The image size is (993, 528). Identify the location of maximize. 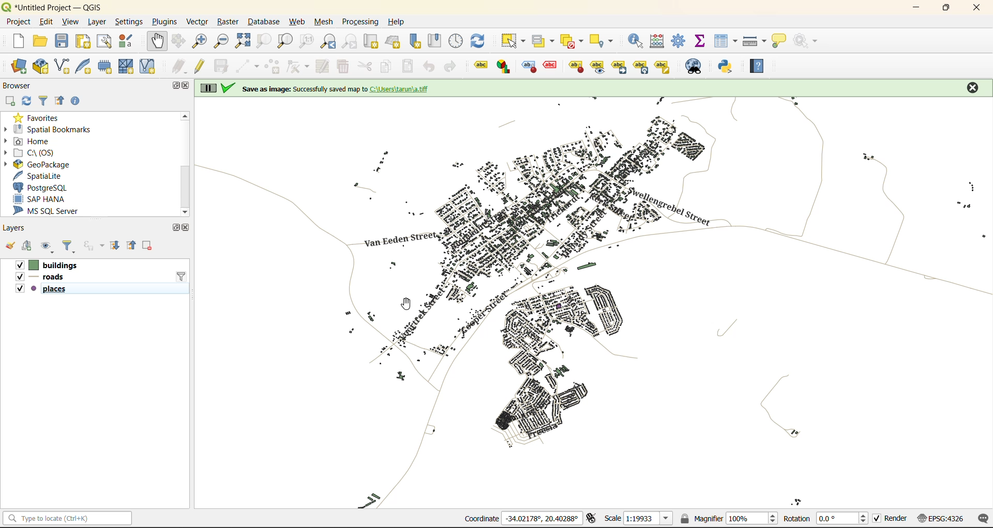
(946, 8).